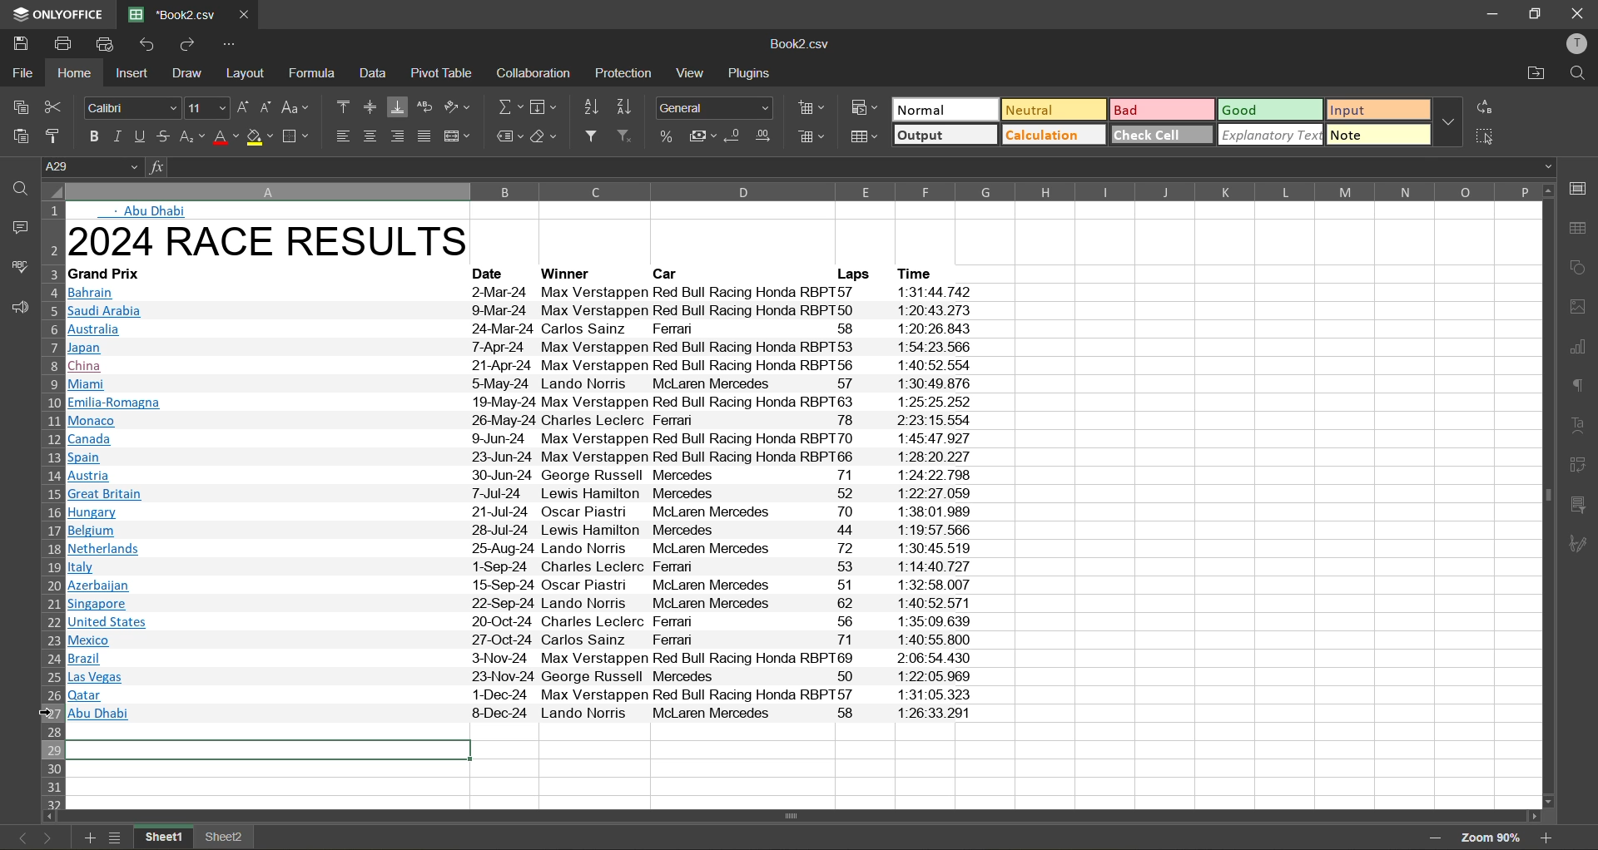 The image size is (1598, 850). I want to click on note, so click(1378, 136).